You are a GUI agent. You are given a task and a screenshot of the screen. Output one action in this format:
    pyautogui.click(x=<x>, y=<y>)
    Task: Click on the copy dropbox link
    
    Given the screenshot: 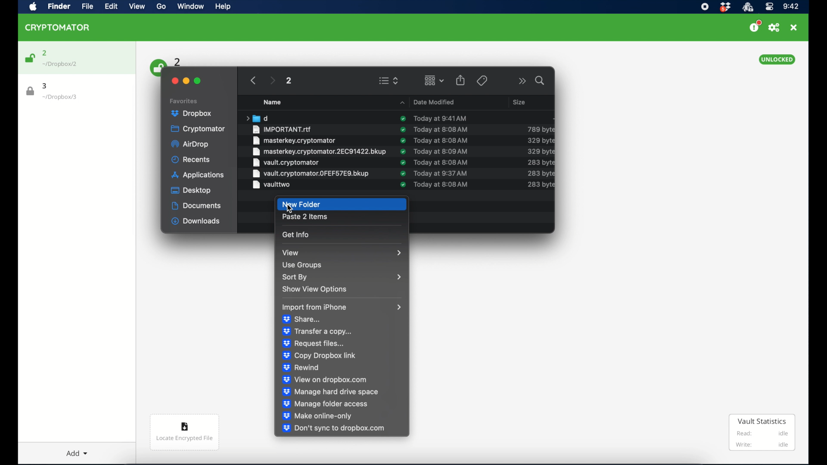 What is the action you would take?
    pyautogui.click(x=319, y=356)
    